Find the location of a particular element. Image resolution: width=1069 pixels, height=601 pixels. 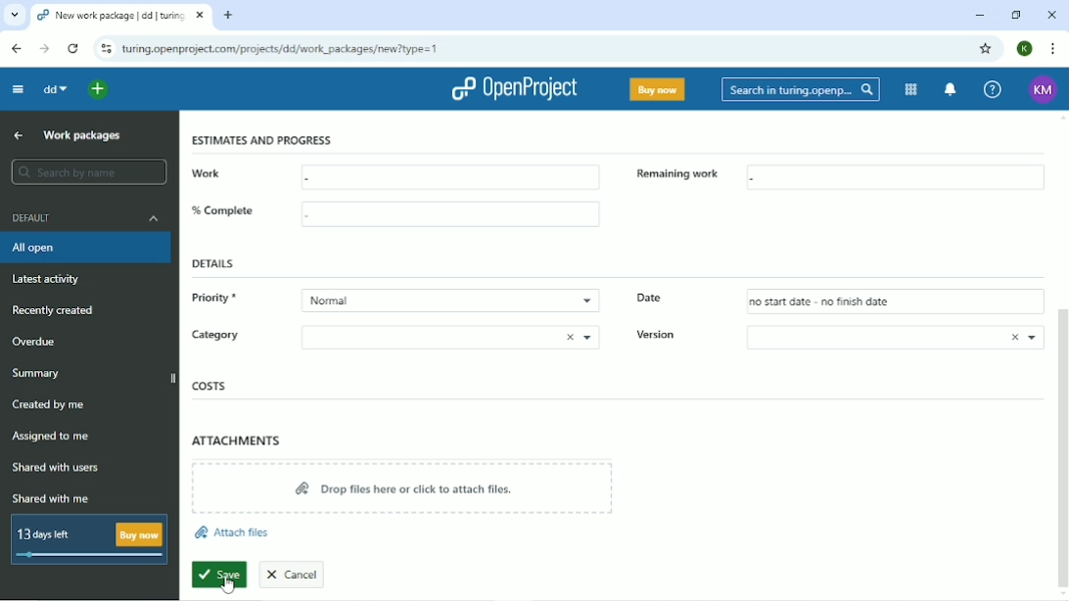

Shared with users is located at coordinates (59, 467).